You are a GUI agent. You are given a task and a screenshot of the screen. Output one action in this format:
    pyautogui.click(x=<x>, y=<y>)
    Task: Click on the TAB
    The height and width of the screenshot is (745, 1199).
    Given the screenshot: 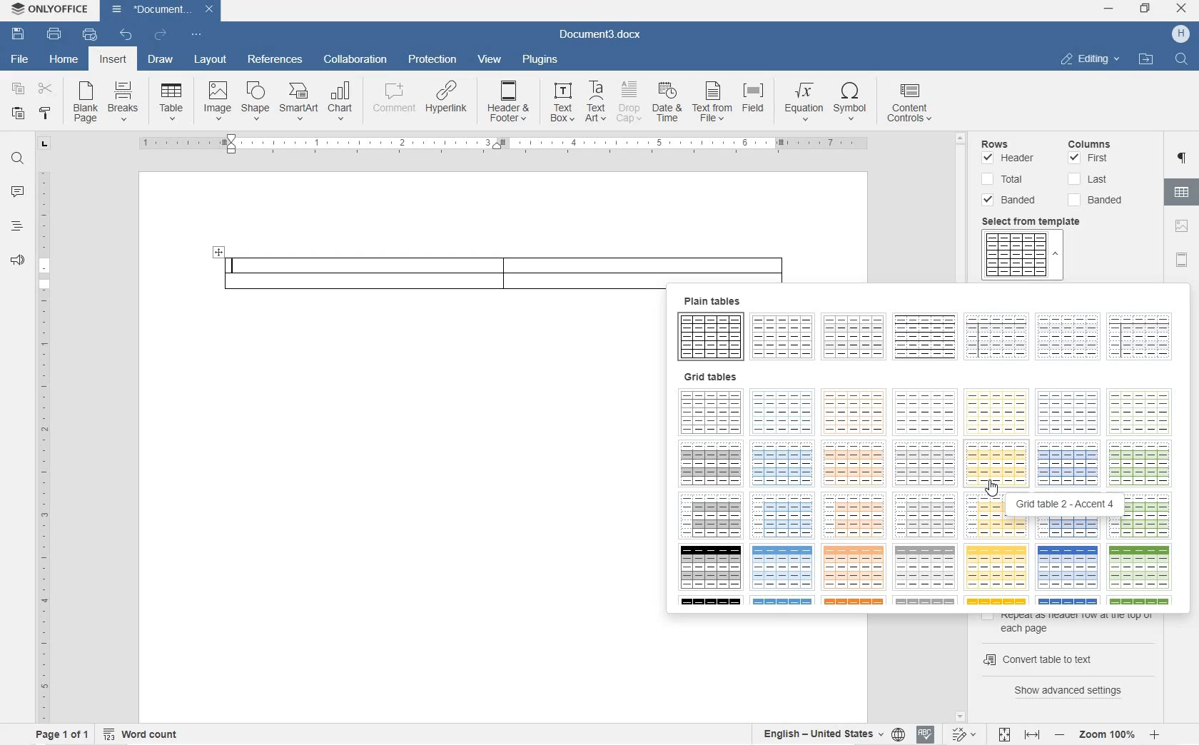 What is the action you would take?
    pyautogui.click(x=44, y=143)
    